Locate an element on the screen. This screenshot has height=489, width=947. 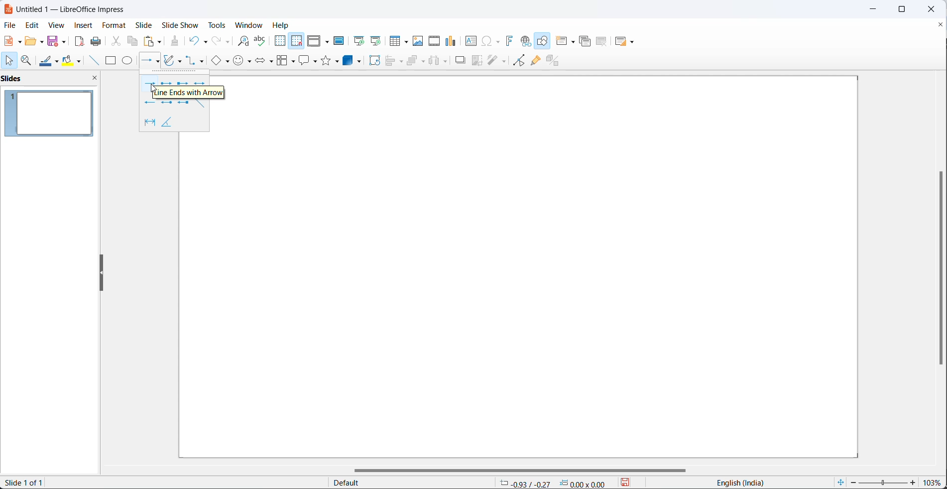
tools is located at coordinates (217, 25).